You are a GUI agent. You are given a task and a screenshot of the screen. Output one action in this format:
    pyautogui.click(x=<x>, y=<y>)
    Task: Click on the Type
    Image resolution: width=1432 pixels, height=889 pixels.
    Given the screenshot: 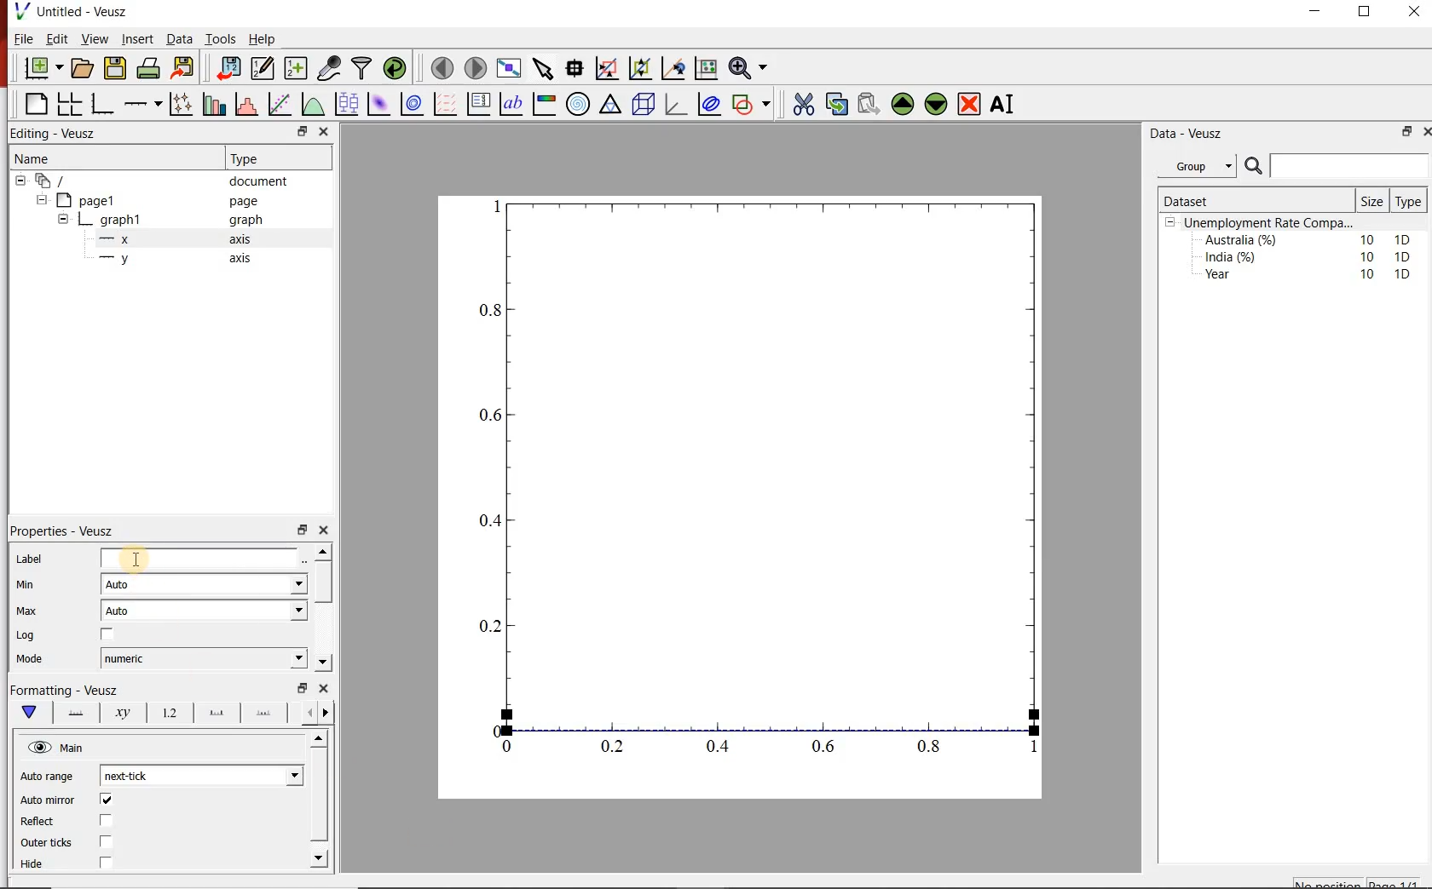 What is the action you would take?
    pyautogui.click(x=1407, y=202)
    